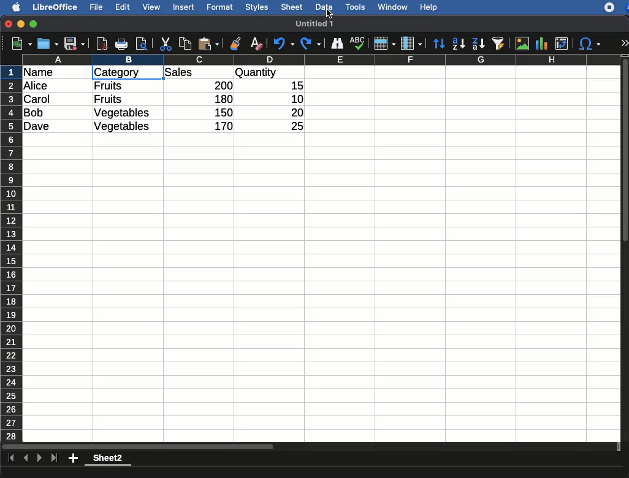 This screenshot has height=478, width=629. What do you see at coordinates (39, 127) in the screenshot?
I see `Dave` at bounding box center [39, 127].